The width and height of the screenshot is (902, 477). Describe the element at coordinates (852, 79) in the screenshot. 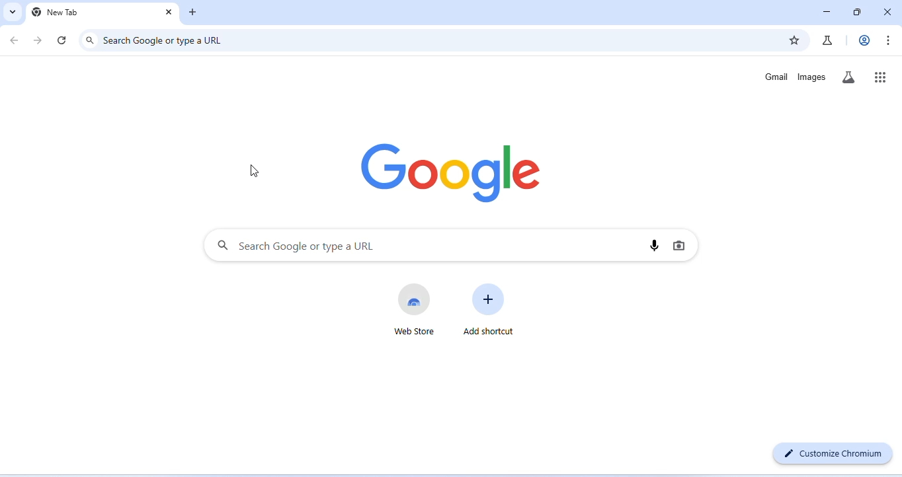

I see `search labs` at that location.